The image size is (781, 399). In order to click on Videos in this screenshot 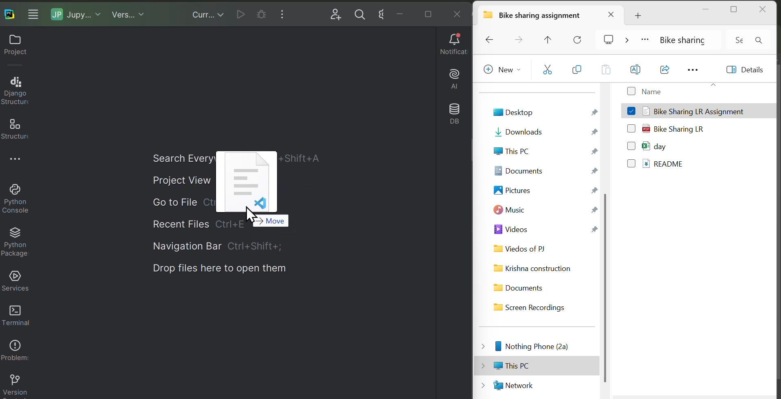, I will do `click(544, 230)`.